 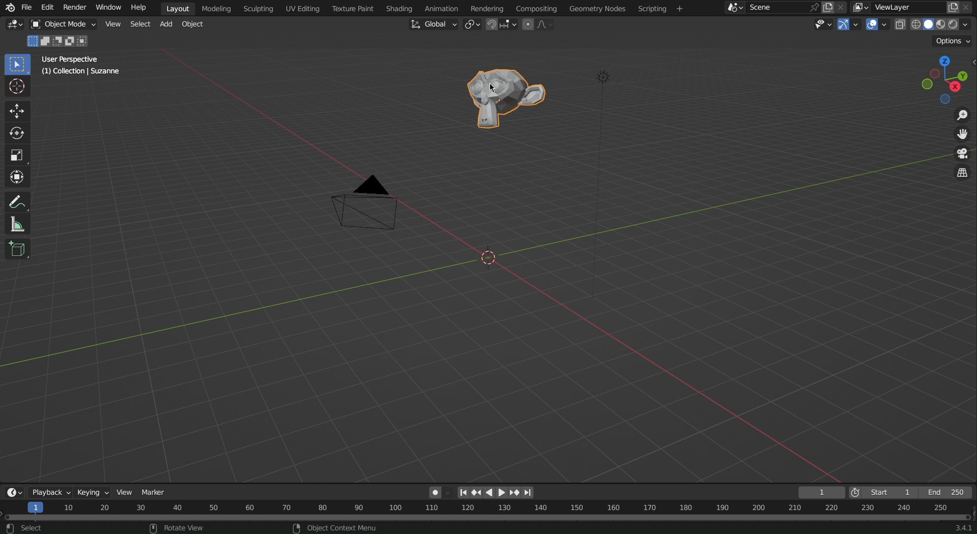 What do you see at coordinates (71, 42) in the screenshot?
I see `invert existing selection` at bounding box center [71, 42].